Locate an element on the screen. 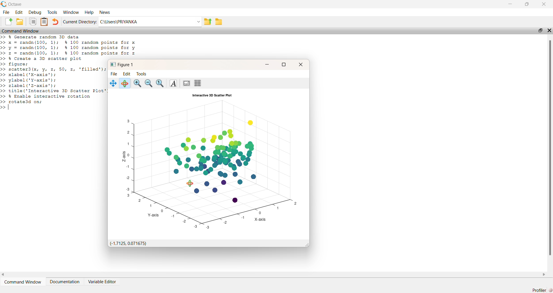 The height and width of the screenshot is (293, 553). new document is located at coordinates (8, 21).